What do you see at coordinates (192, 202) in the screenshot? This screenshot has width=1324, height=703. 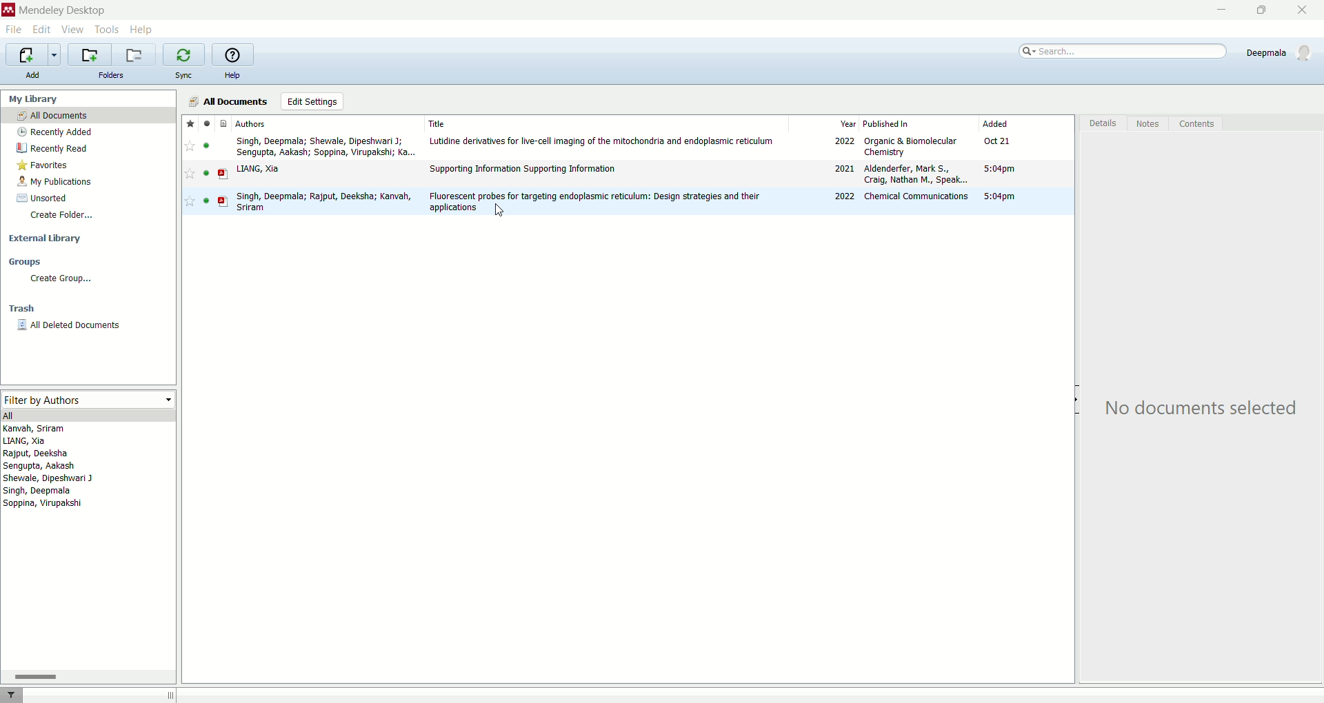 I see `favorite` at bounding box center [192, 202].